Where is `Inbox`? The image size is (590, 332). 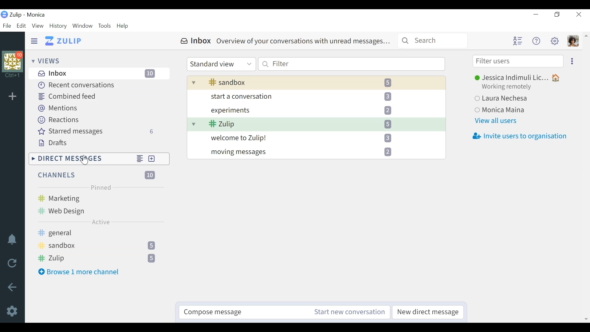 Inbox is located at coordinates (99, 74).